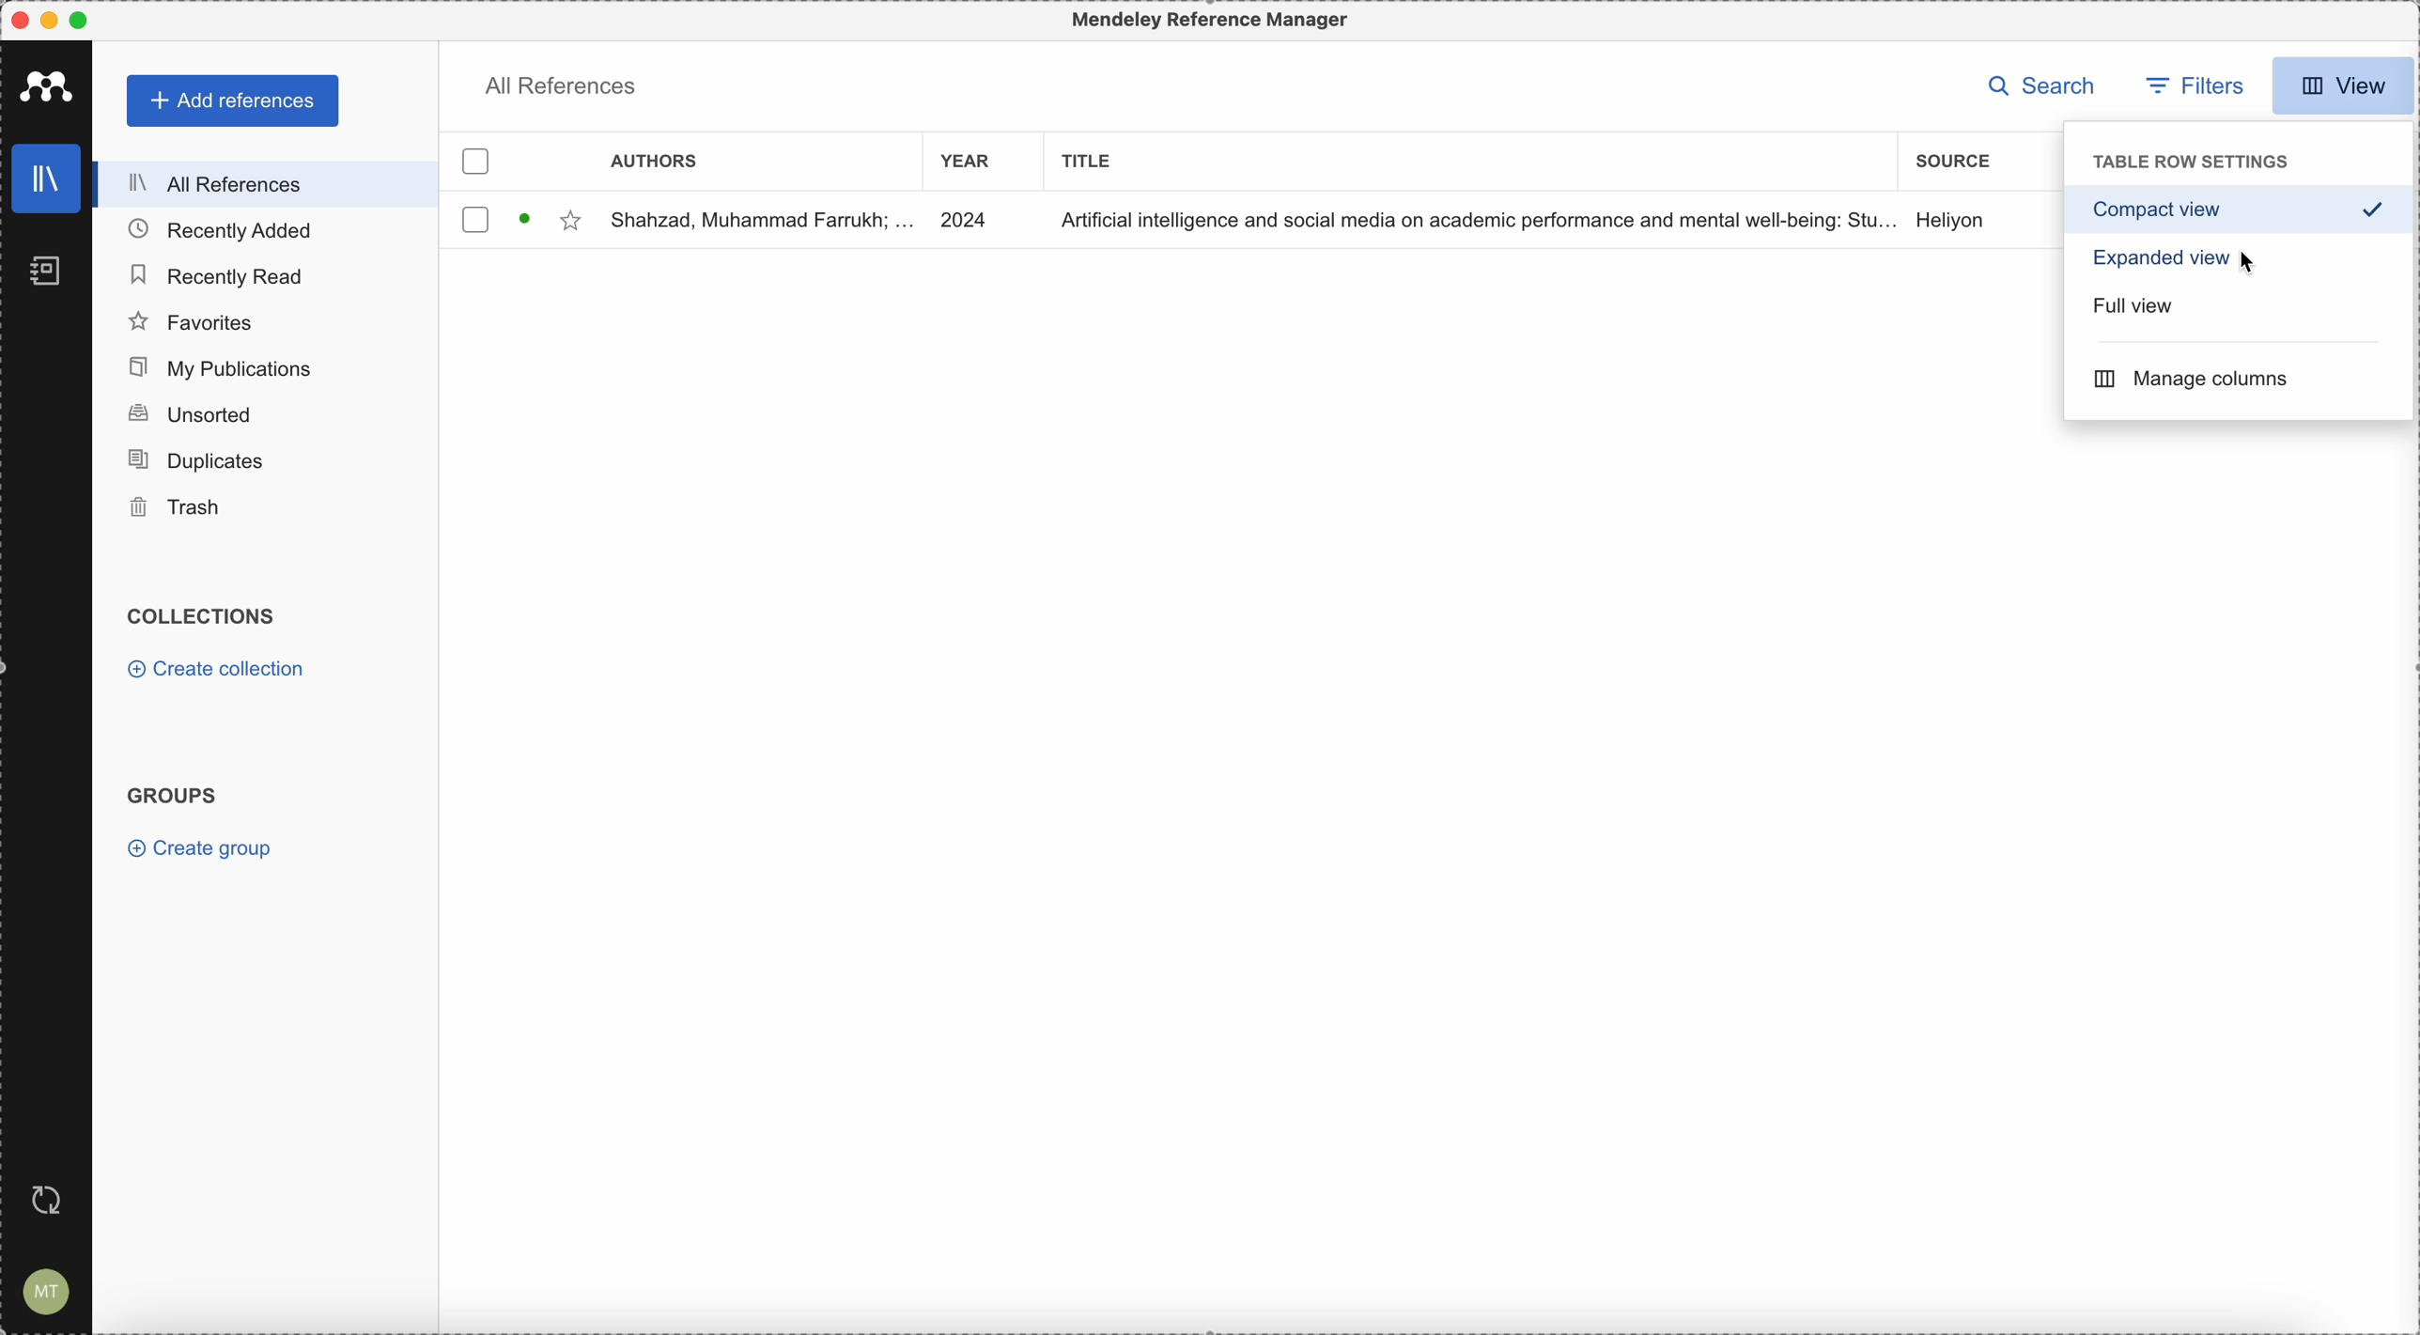 The width and height of the screenshot is (2420, 1335). I want to click on create group, so click(201, 850).